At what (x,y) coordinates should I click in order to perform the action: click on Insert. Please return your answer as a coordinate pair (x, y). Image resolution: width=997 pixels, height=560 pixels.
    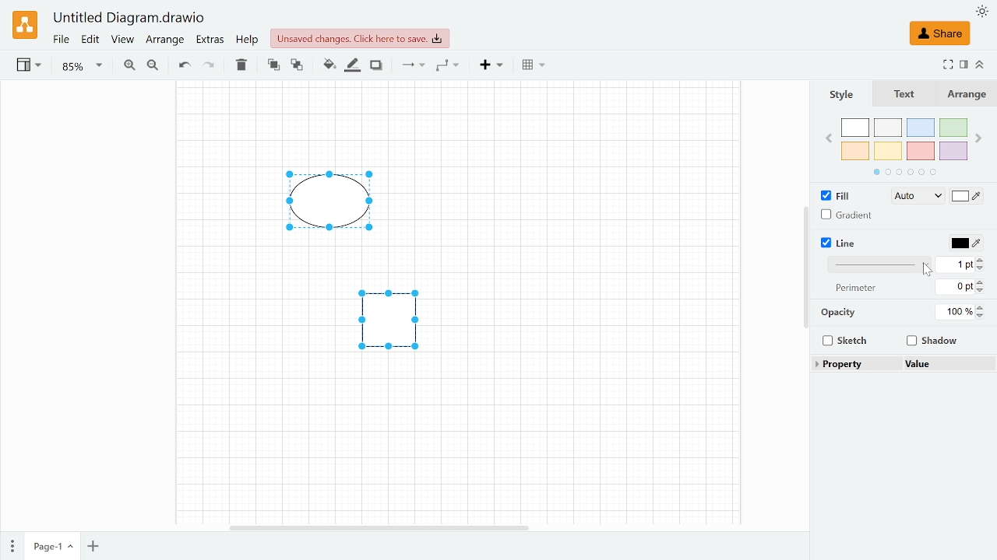
    Looking at the image, I should click on (492, 65).